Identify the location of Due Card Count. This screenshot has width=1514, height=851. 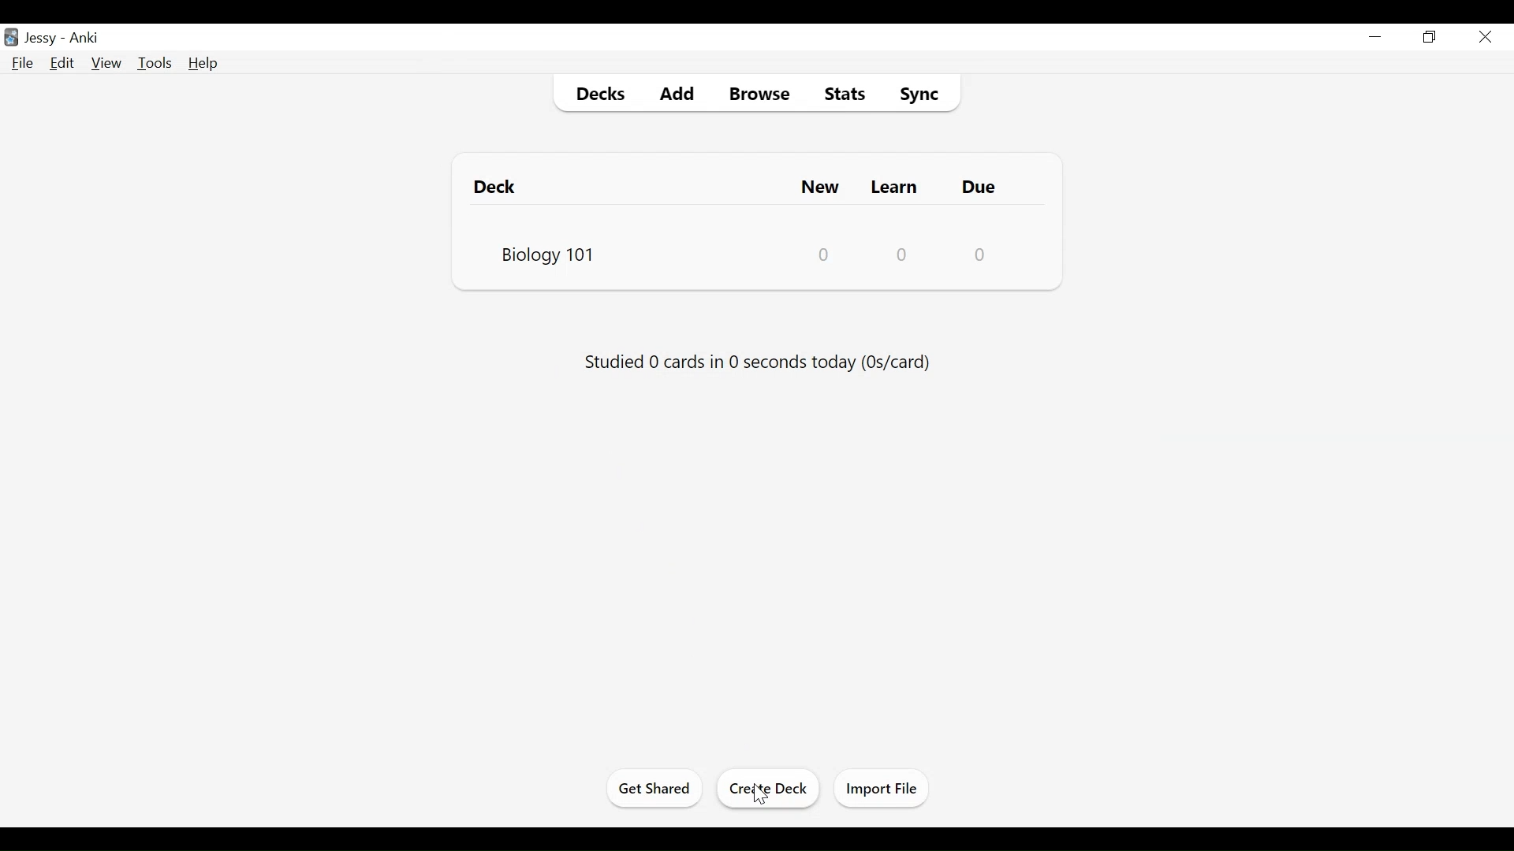
(980, 254).